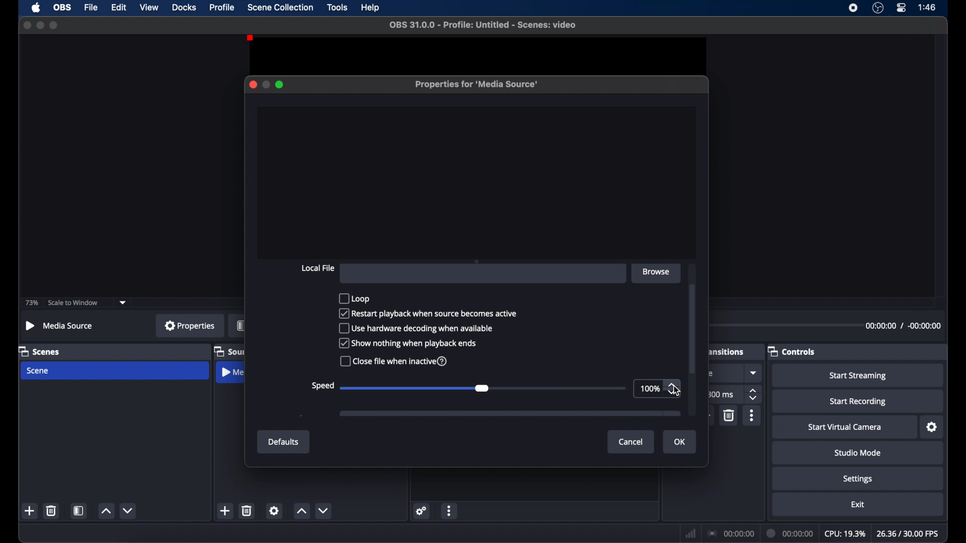  What do you see at coordinates (63, 8) in the screenshot?
I see `obs` at bounding box center [63, 8].